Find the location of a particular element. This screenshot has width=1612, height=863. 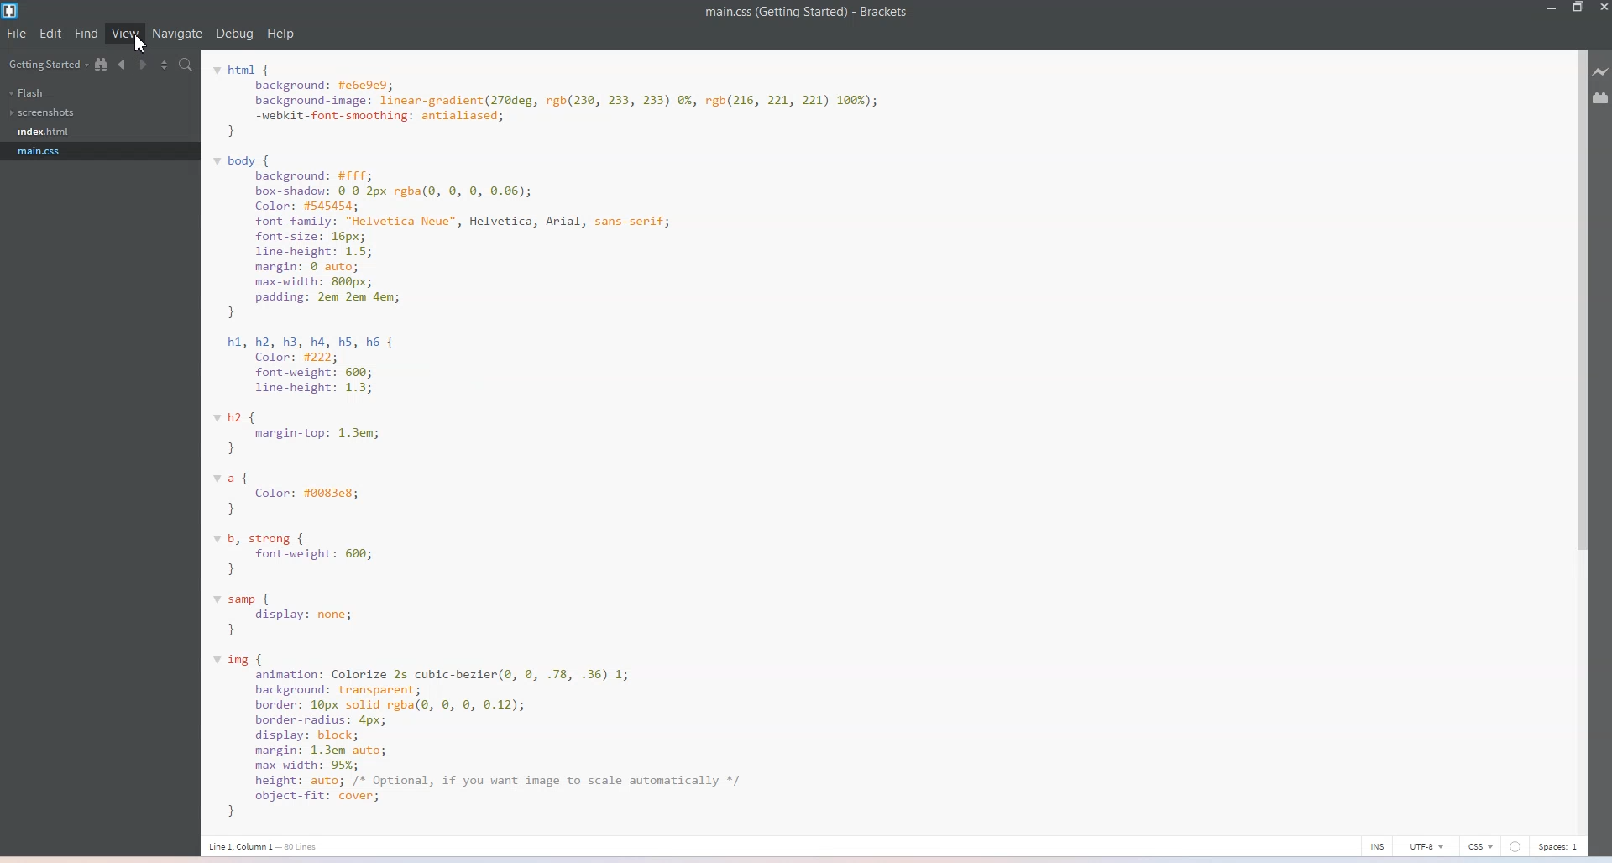

Find in files is located at coordinates (186, 65).